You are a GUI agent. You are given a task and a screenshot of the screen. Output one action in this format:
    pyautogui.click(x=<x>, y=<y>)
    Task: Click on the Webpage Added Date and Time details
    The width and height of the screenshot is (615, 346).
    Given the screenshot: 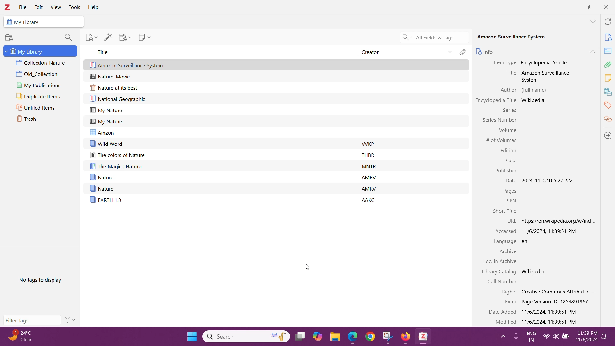 What is the action you would take?
    pyautogui.click(x=553, y=312)
    